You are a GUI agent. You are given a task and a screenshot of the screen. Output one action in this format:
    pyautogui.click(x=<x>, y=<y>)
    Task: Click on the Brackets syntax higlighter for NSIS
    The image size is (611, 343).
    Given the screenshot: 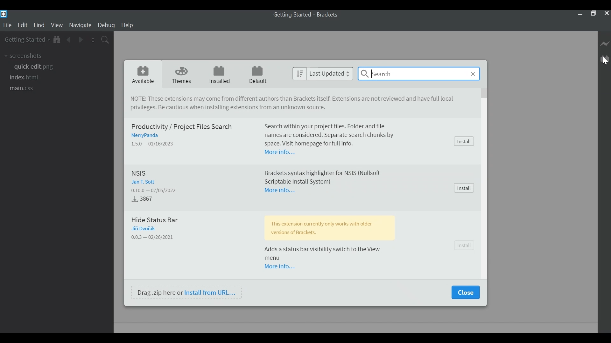 What is the action you would take?
    pyautogui.click(x=326, y=177)
    